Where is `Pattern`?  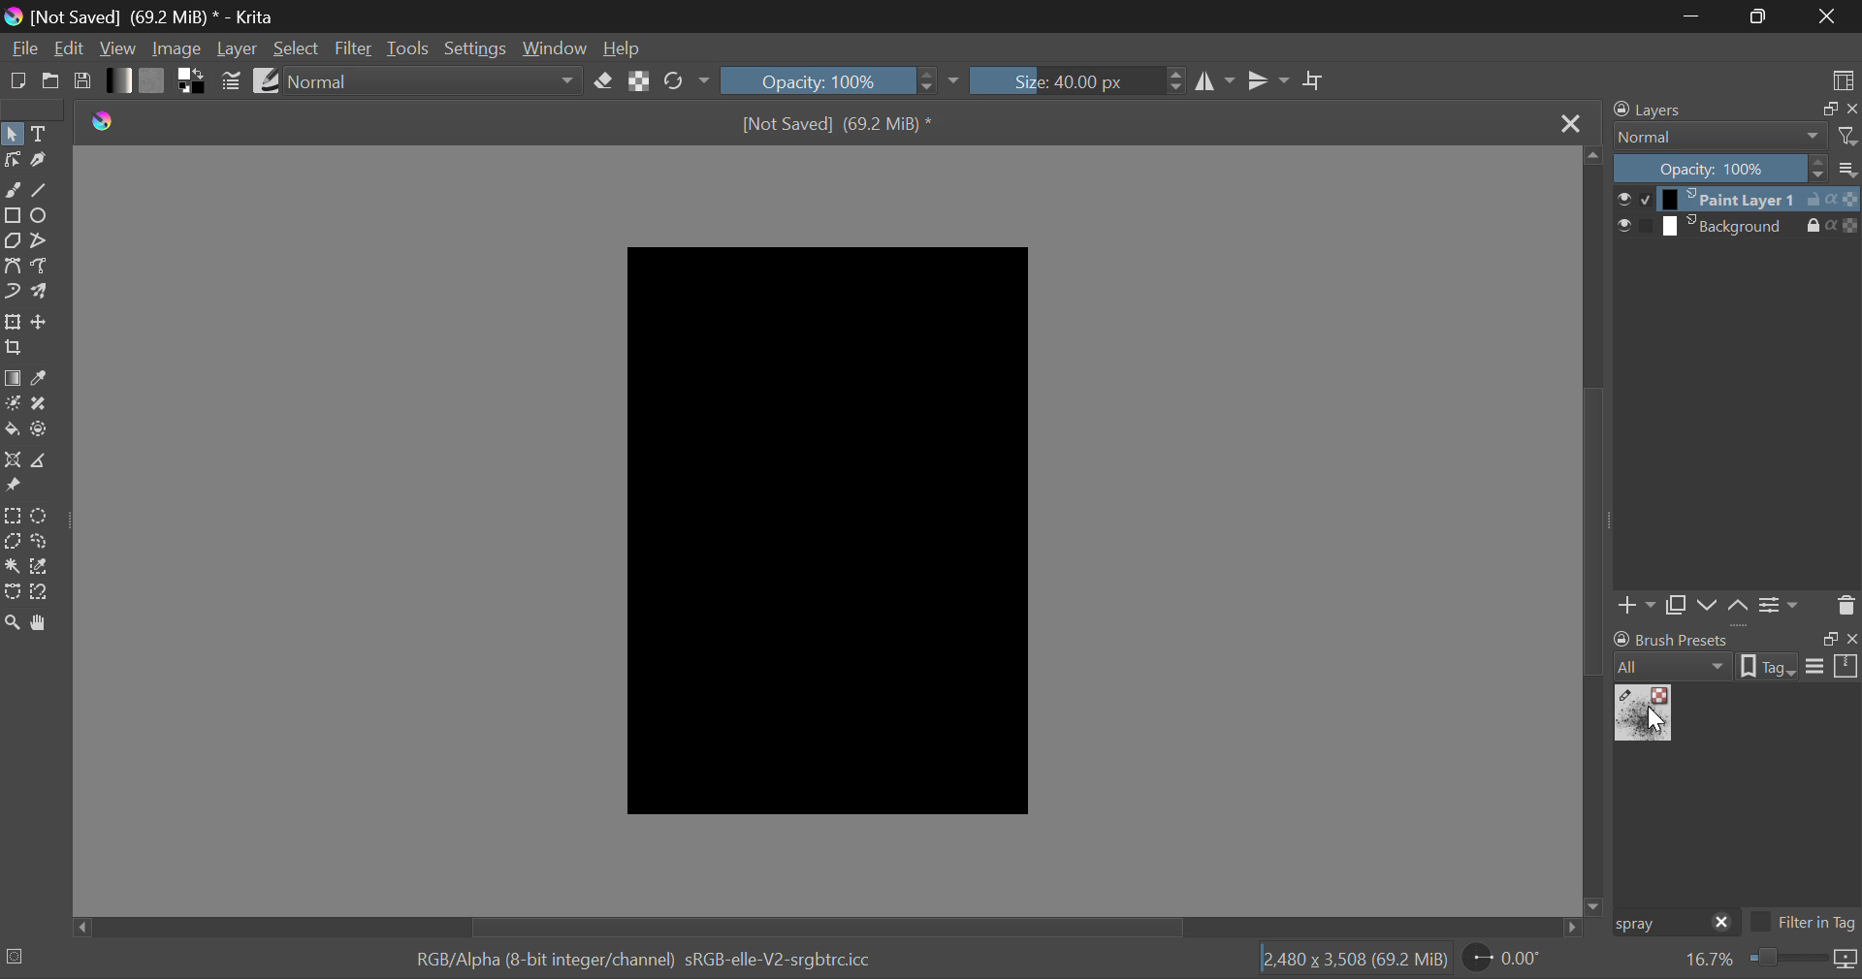
Pattern is located at coordinates (153, 79).